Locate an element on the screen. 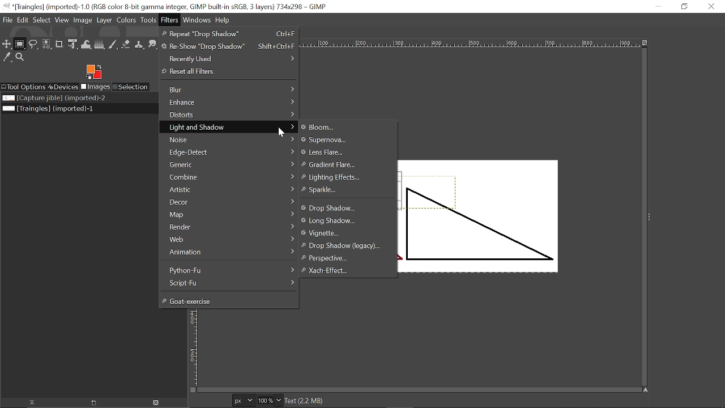 The height and width of the screenshot is (408, 725). Web is located at coordinates (228, 240).